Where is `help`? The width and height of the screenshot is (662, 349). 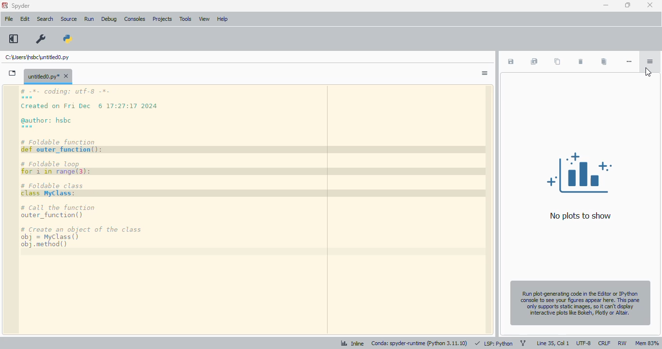
help is located at coordinates (222, 19).